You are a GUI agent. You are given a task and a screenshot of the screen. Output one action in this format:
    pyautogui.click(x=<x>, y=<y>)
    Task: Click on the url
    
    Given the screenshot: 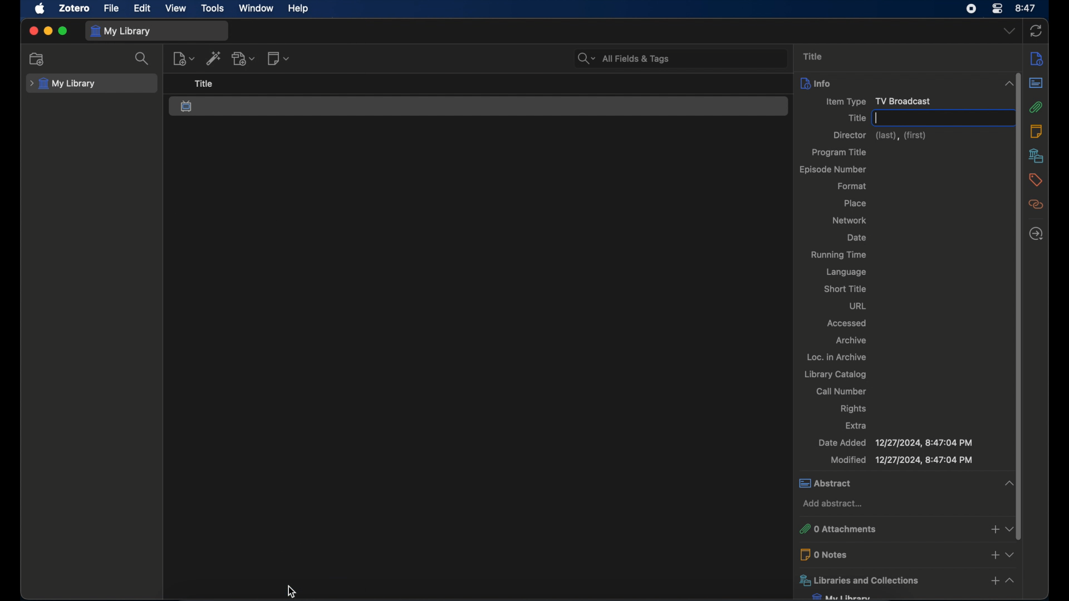 What is the action you would take?
    pyautogui.click(x=858, y=306)
    